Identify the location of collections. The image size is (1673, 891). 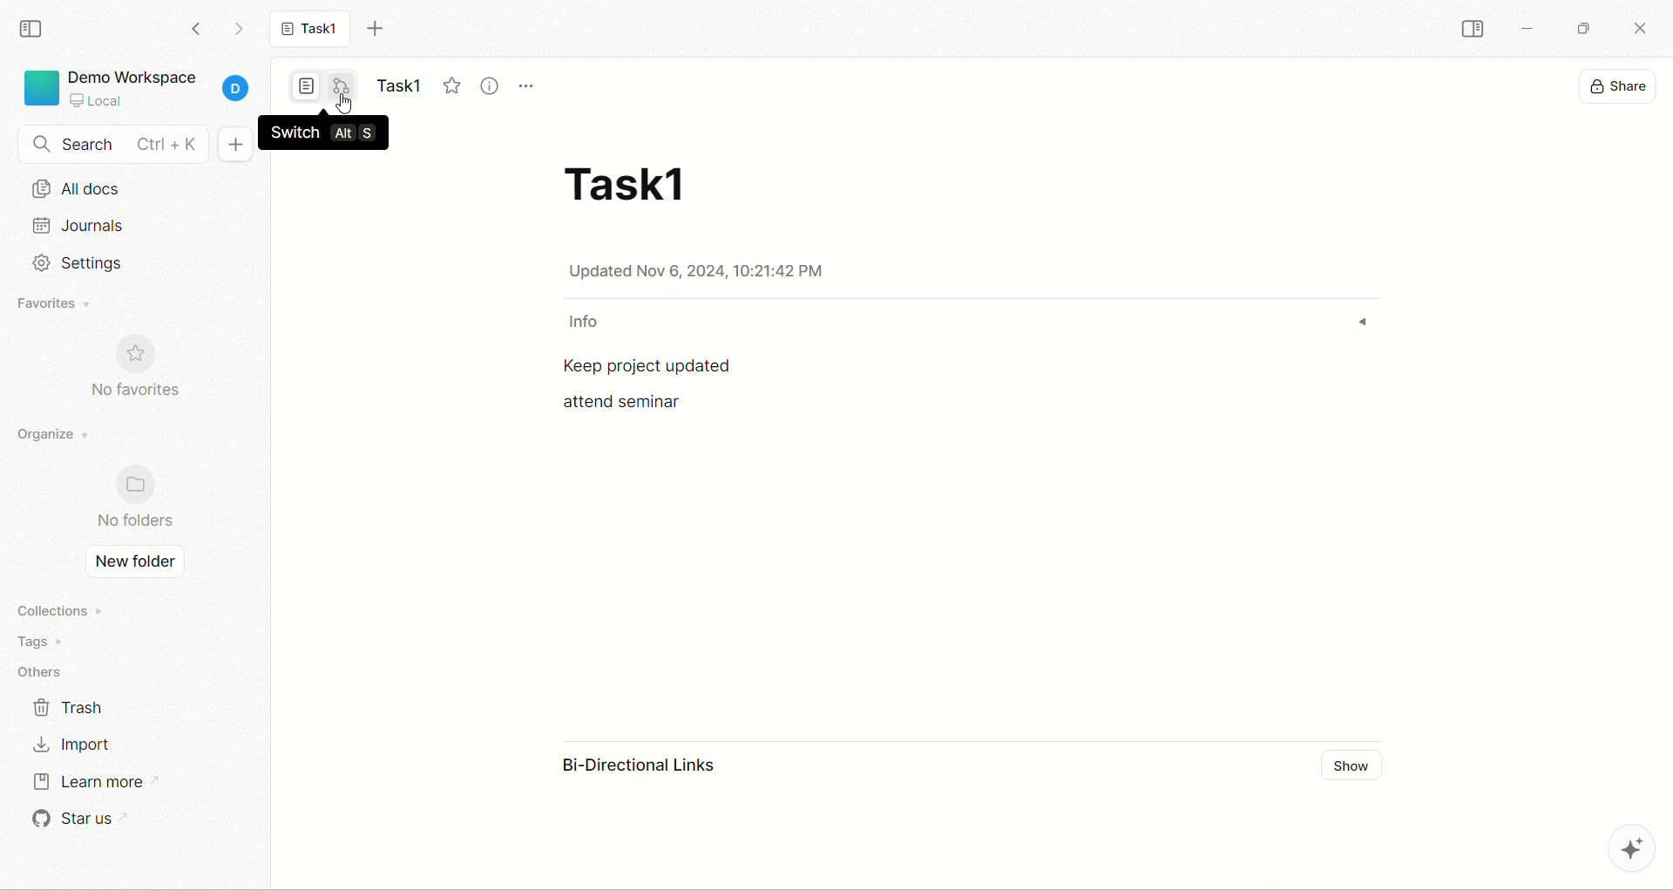
(64, 609).